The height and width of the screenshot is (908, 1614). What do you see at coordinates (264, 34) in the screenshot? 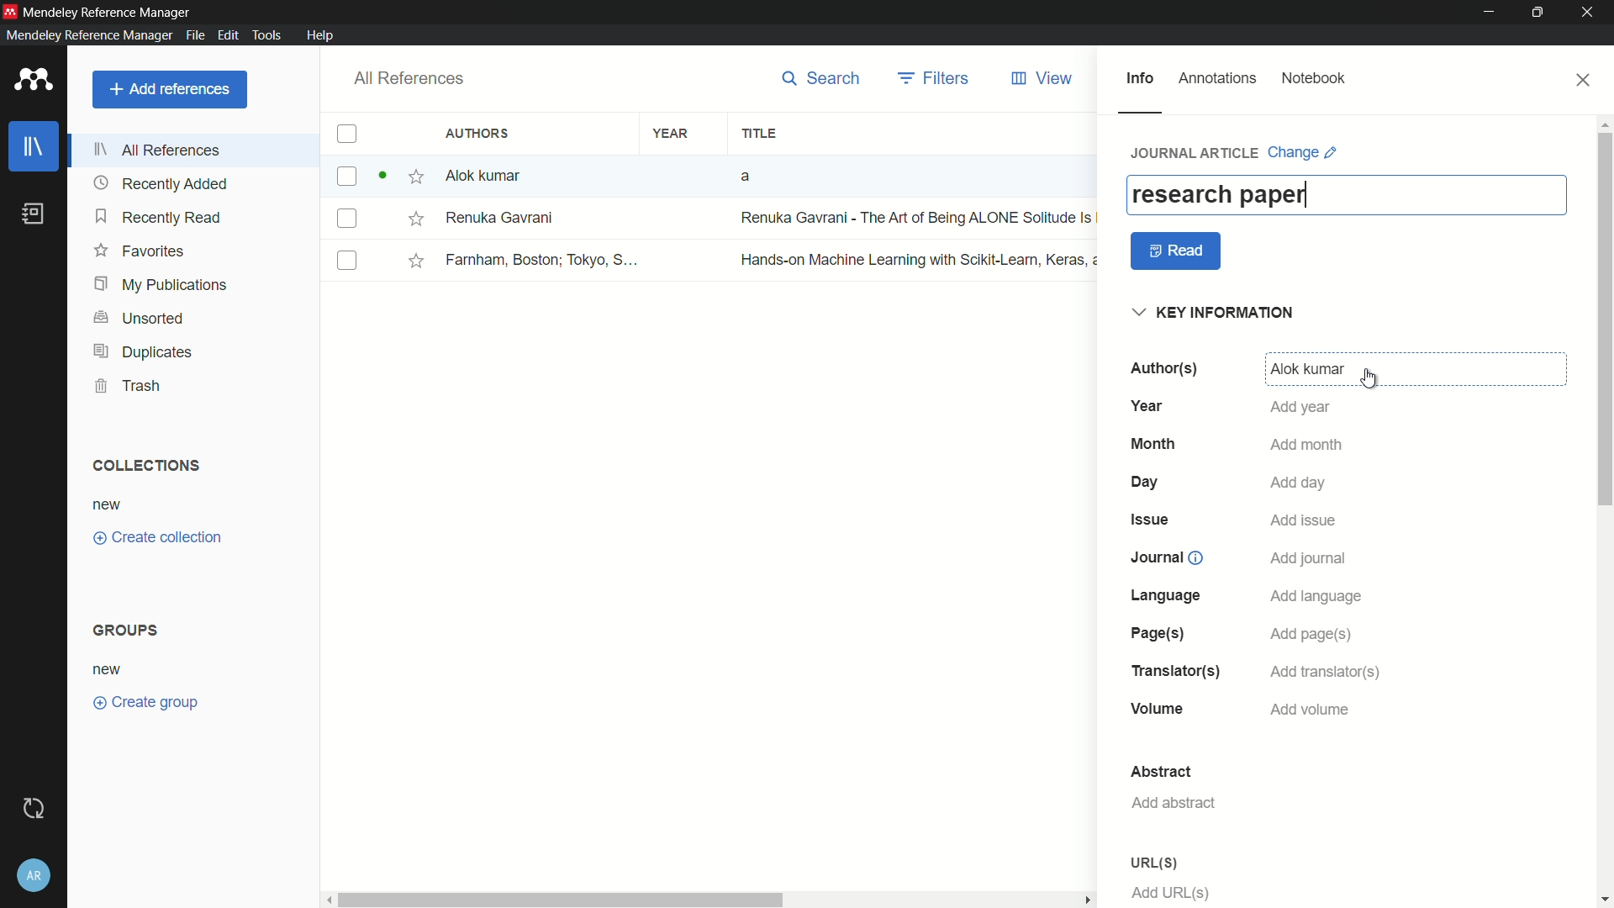
I see `tools menu` at bounding box center [264, 34].